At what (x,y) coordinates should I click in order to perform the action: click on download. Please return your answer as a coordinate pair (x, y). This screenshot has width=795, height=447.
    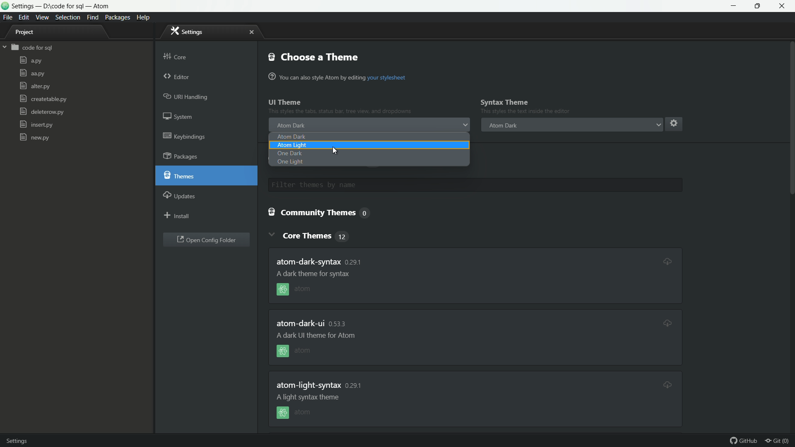
    Looking at the image, I should click on (667, 321).